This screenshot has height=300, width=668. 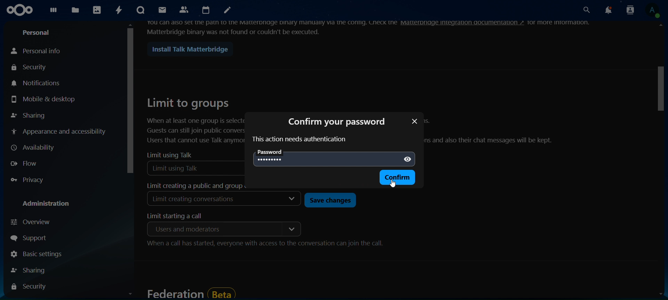 I want to click on personal info, so click(x=38, y=50).